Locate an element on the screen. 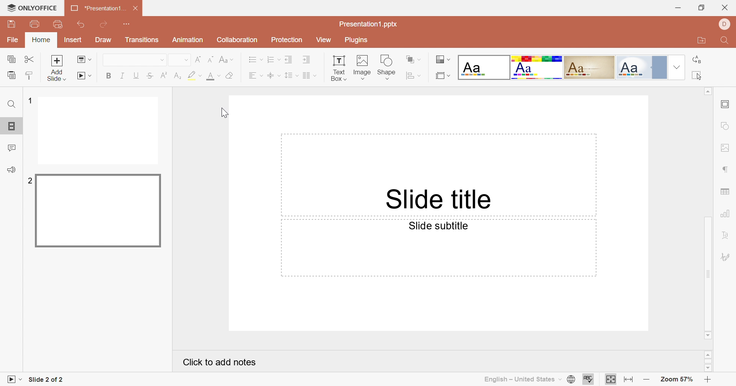 This screenshot has width=736, height=386. Slide title is located at coordinates (440, 200).